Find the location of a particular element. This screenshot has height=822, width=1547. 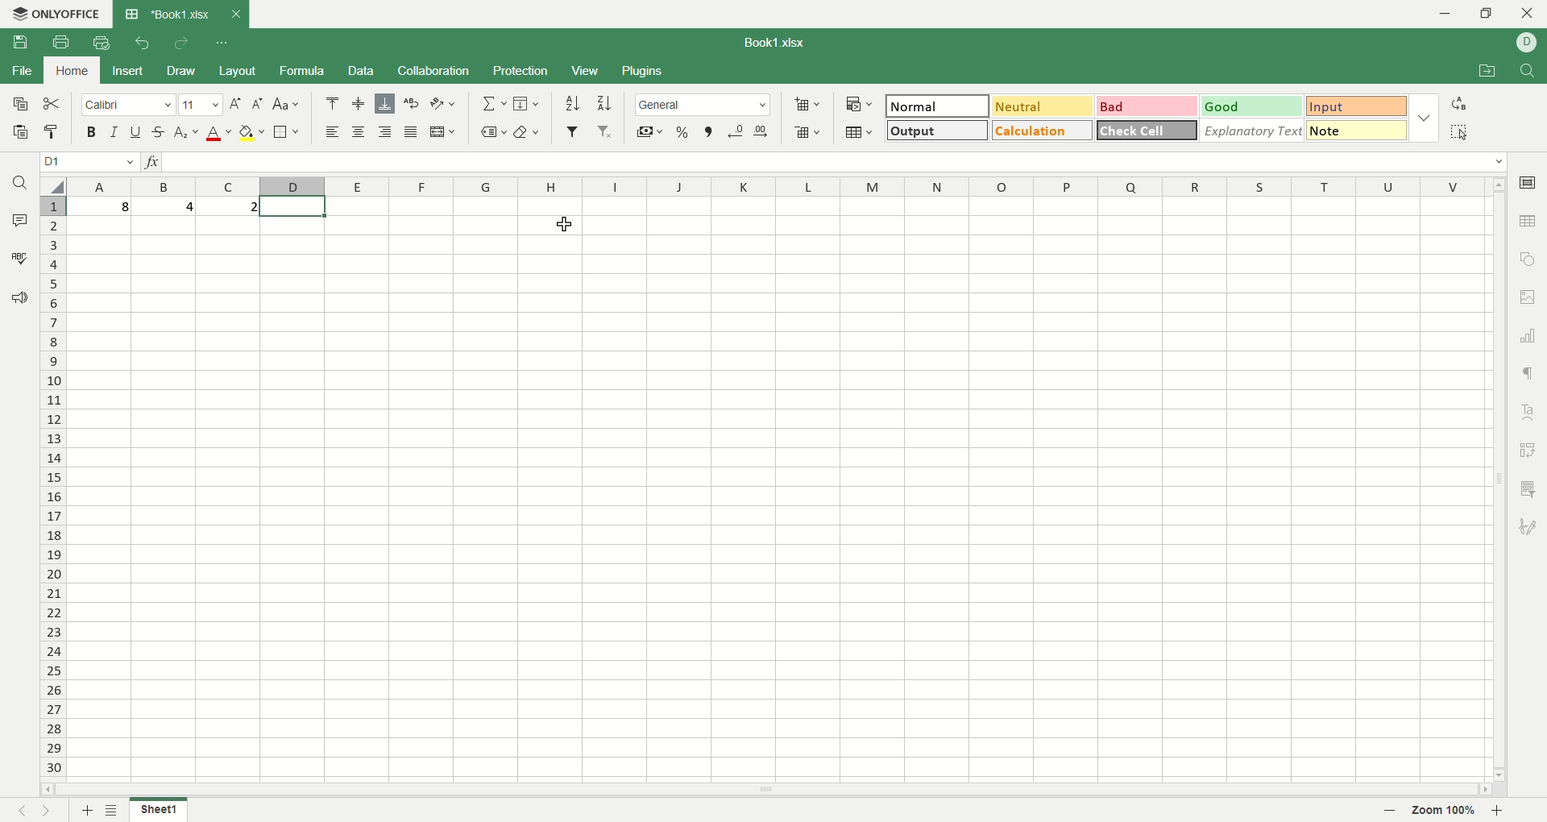

home is located at coordinates (73, 70).